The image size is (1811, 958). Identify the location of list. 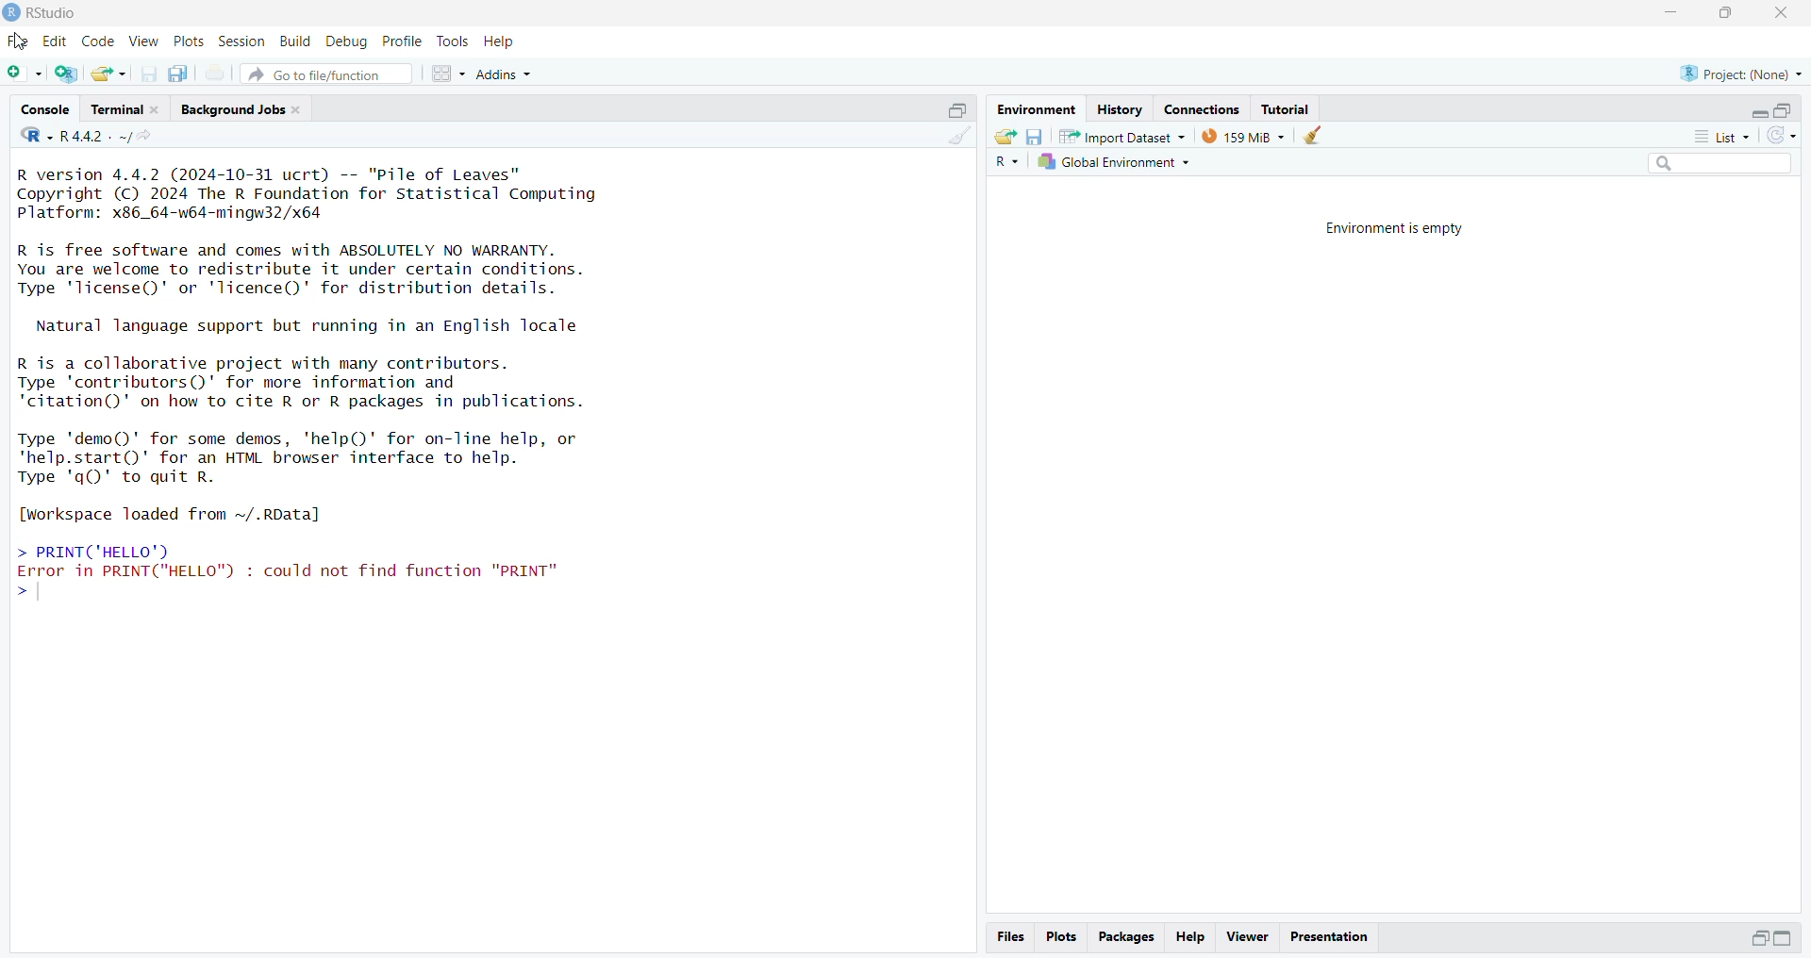
(1713, 136).